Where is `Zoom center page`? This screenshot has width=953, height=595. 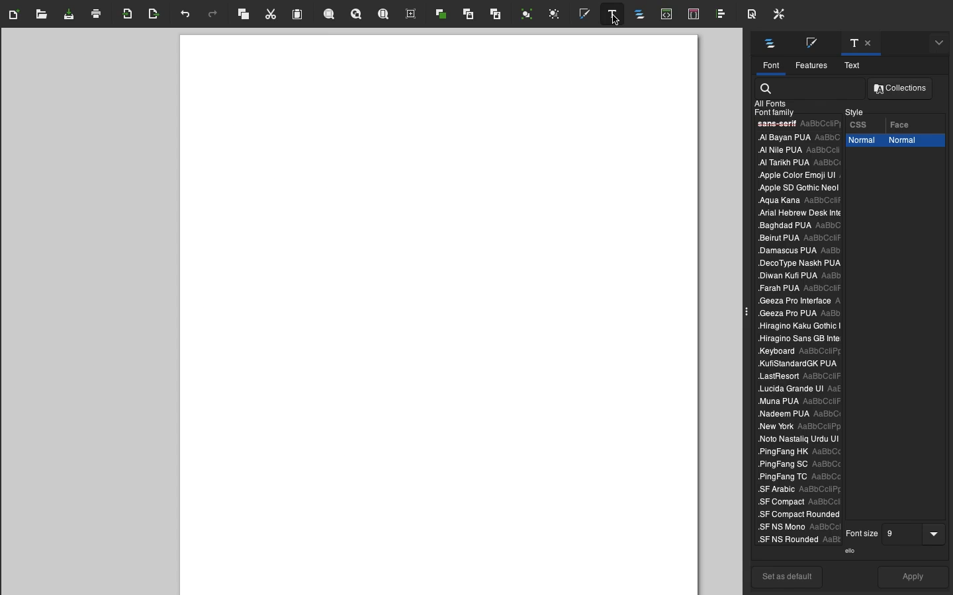
Zoom center page is located at coordinates (412, 15).